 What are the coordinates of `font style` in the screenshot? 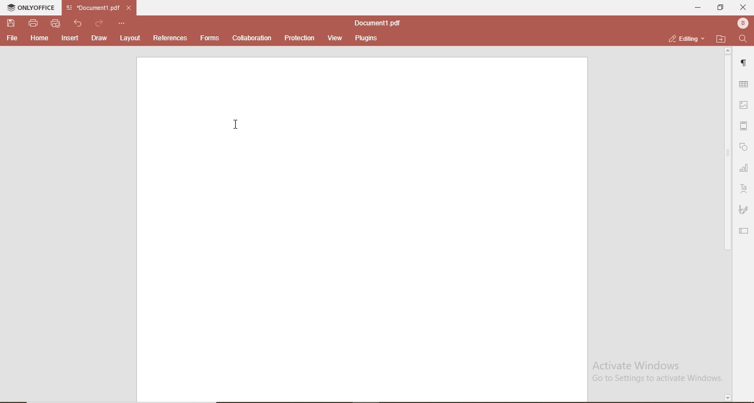 It's located at (745, 188).